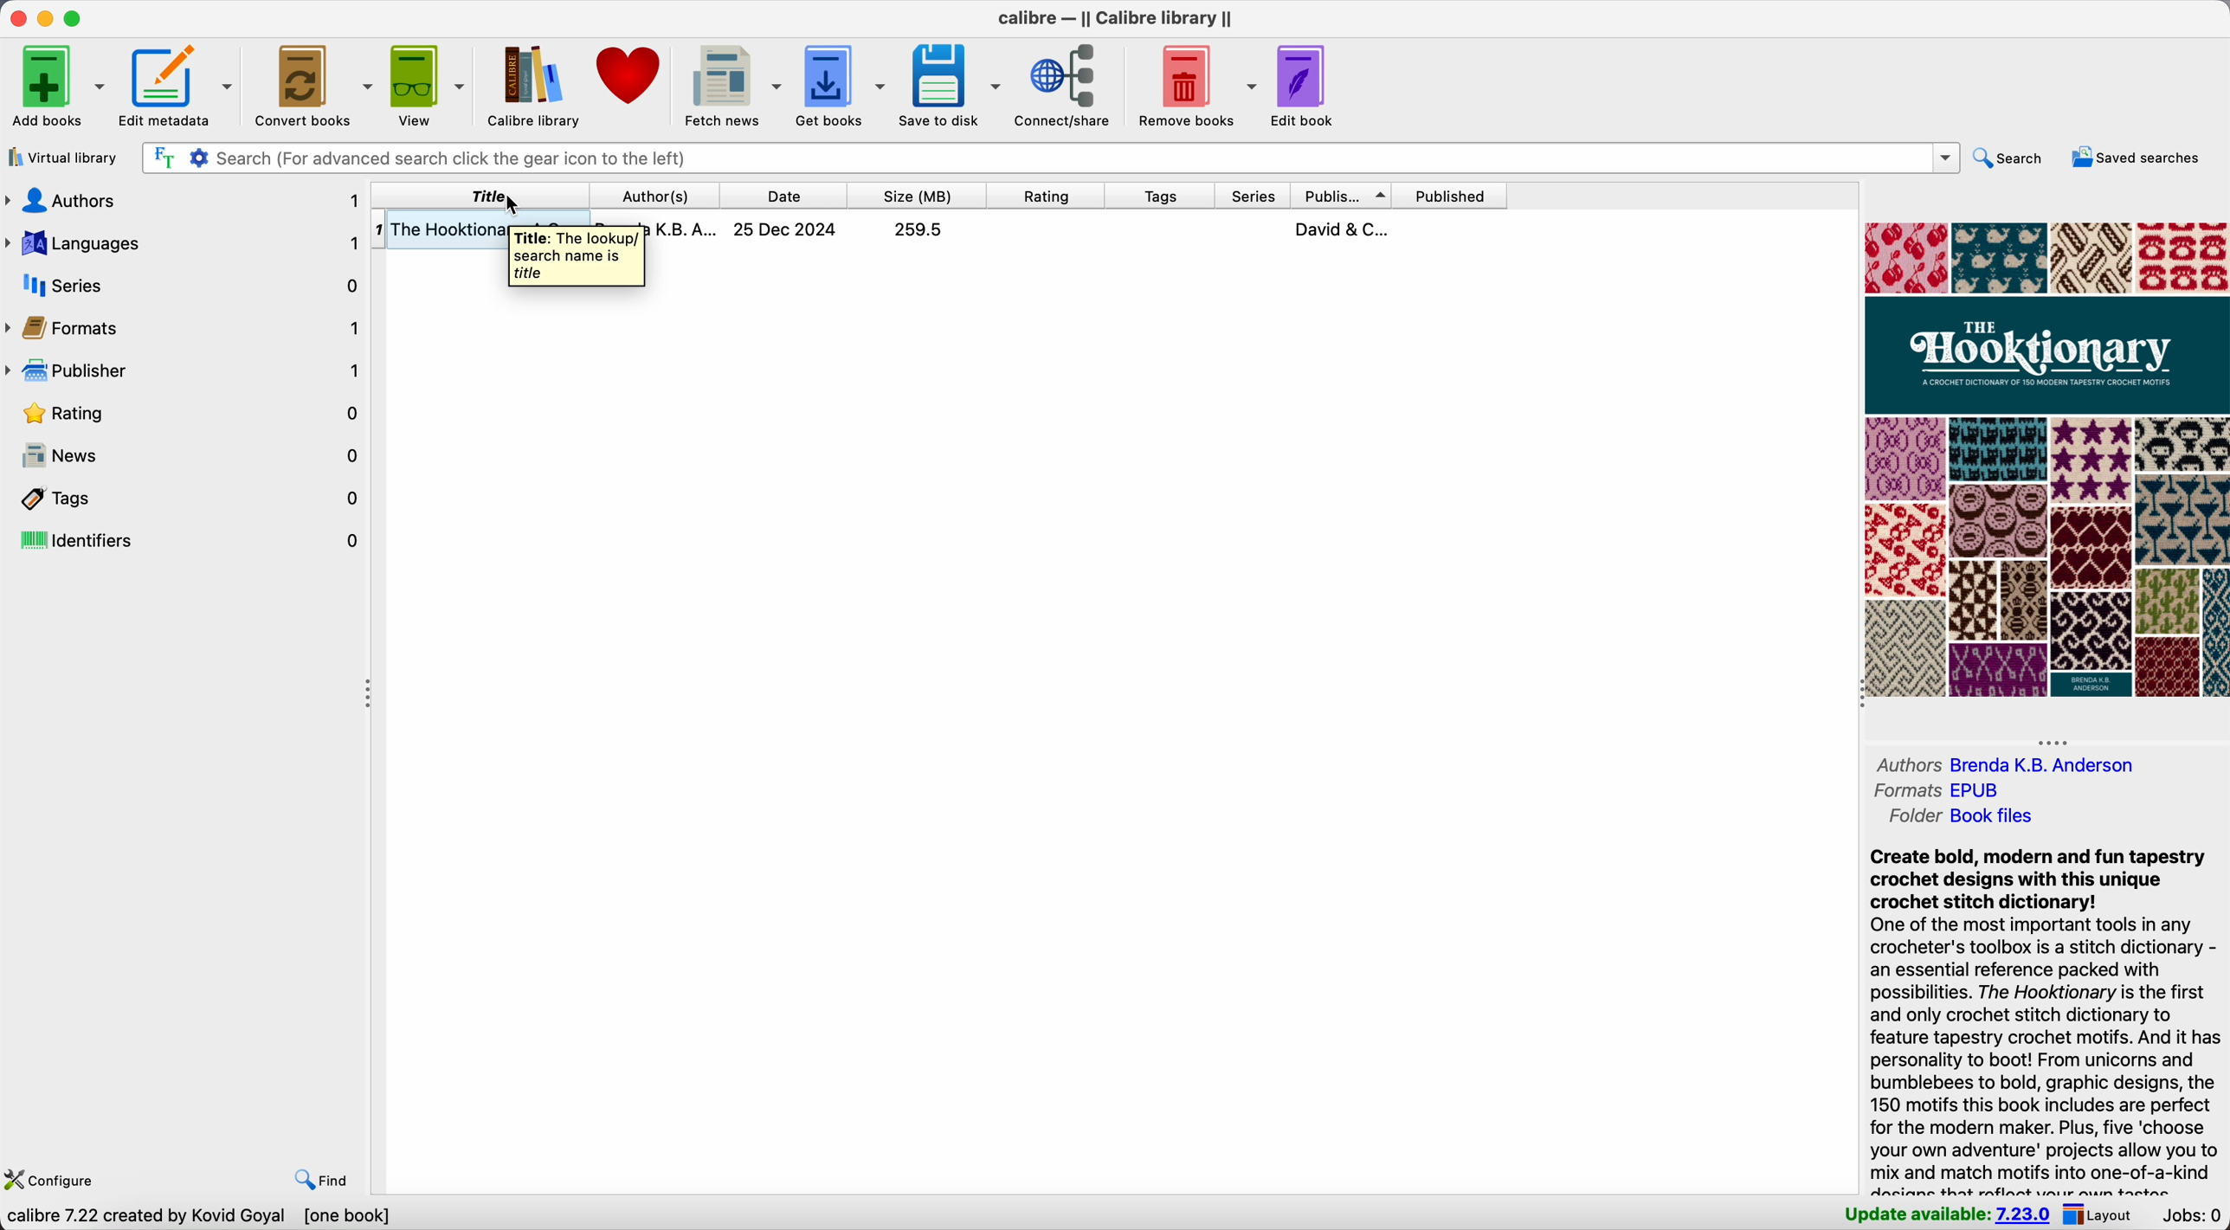  I want to click on published, so click(1450, 195).